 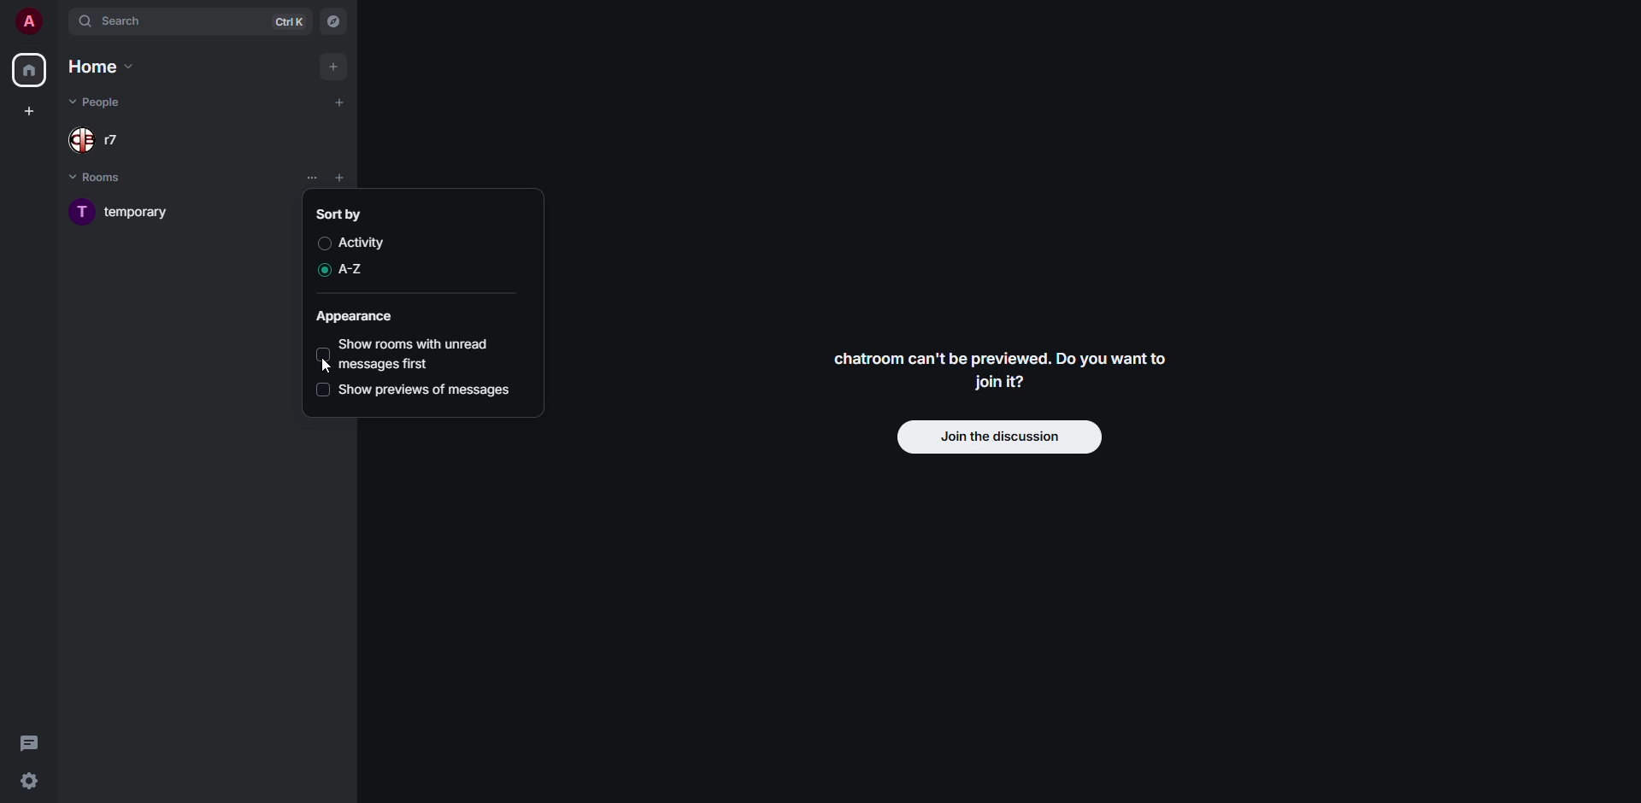 I want to click on add, so click(x=332, y=67).